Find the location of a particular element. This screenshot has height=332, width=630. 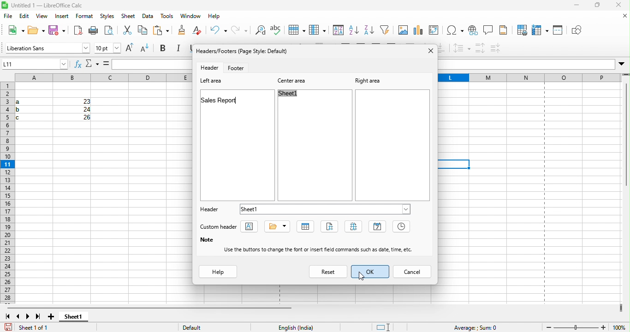

font name is located at coordinates (47, 48).